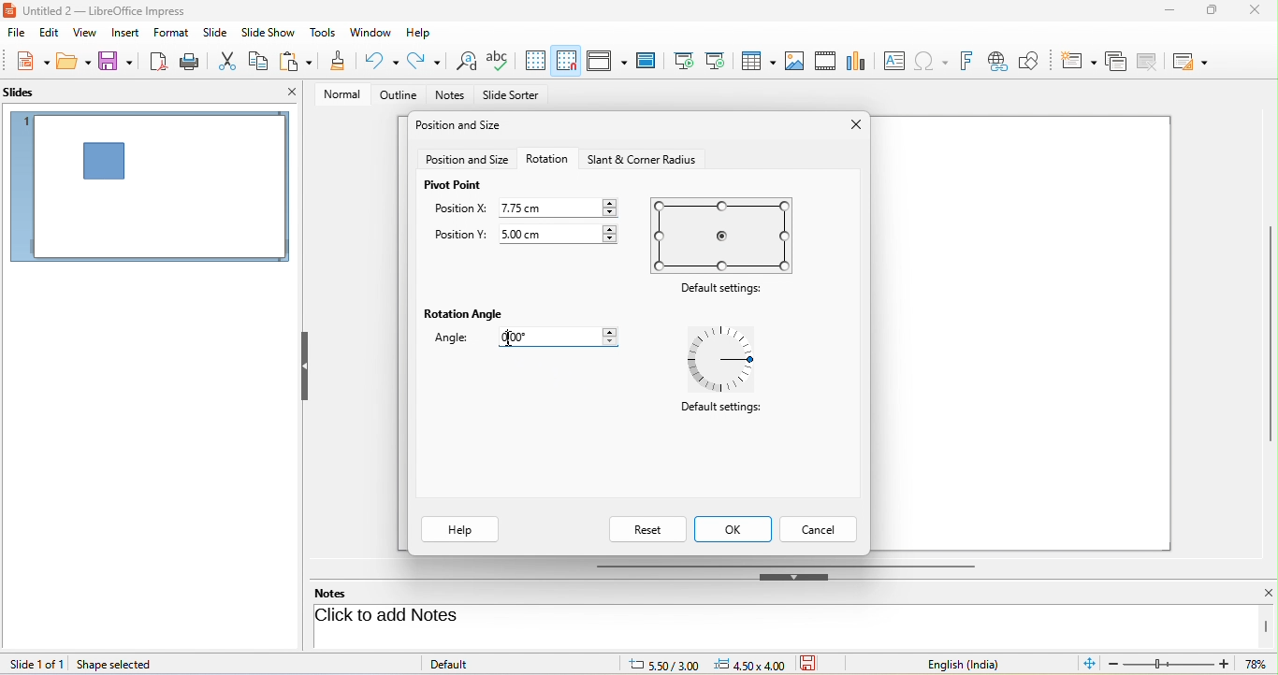 The width and height of the screenshot is (1278, 675). Describe the element at coordinates (466, 315) in the screenshot. I see `rotation angle` at that location.